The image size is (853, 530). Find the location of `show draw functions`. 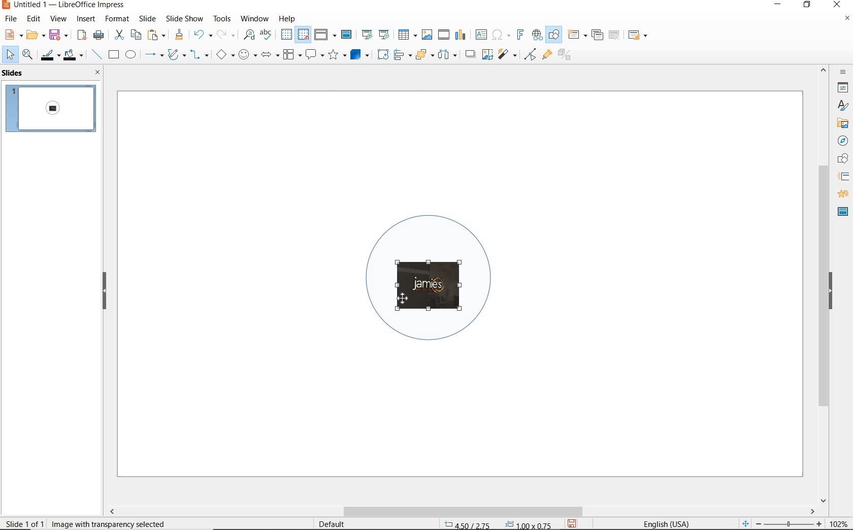

show draw functions is located at coordinates (554, 35).